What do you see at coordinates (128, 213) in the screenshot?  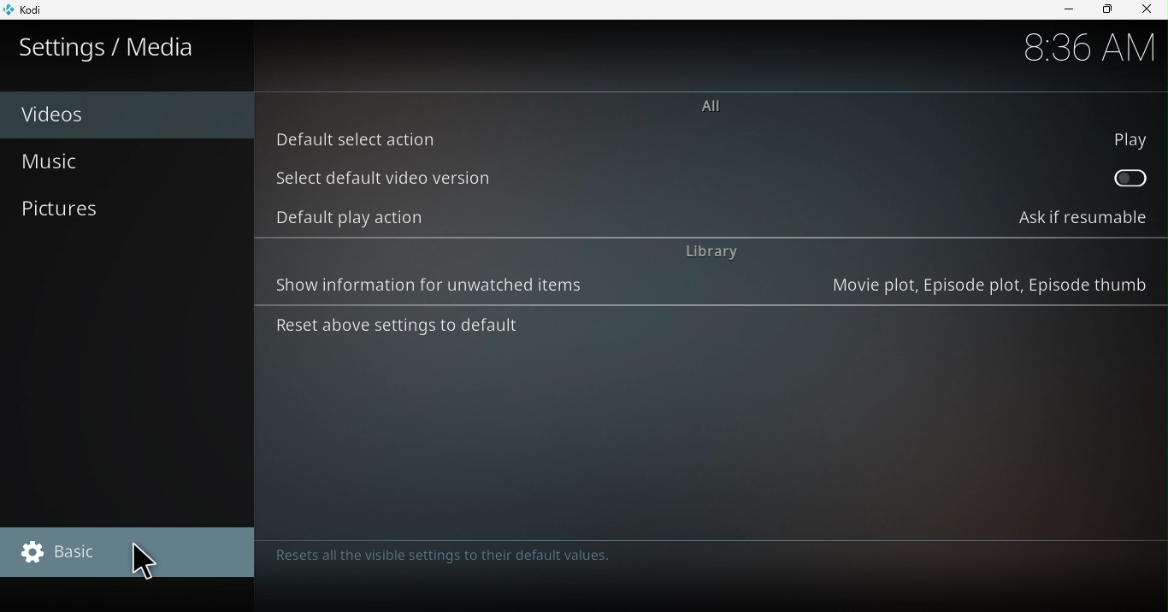 I see `Pictures` at bounding box center [128, 213].